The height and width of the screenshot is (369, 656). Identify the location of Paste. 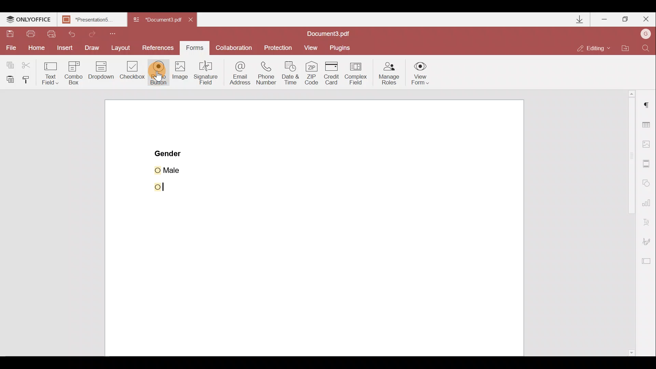
(9, 78).